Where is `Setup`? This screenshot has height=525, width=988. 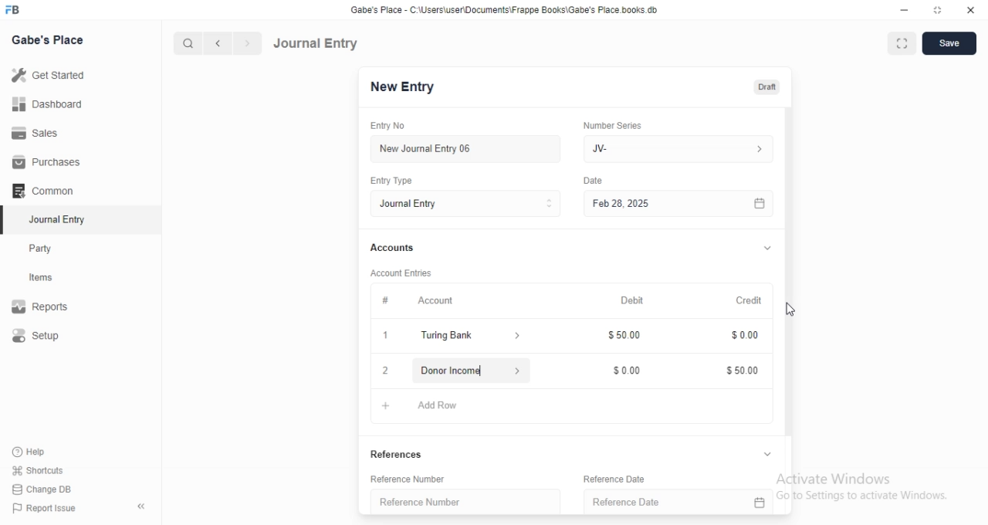
Setup is located at coordinates (51, 337).